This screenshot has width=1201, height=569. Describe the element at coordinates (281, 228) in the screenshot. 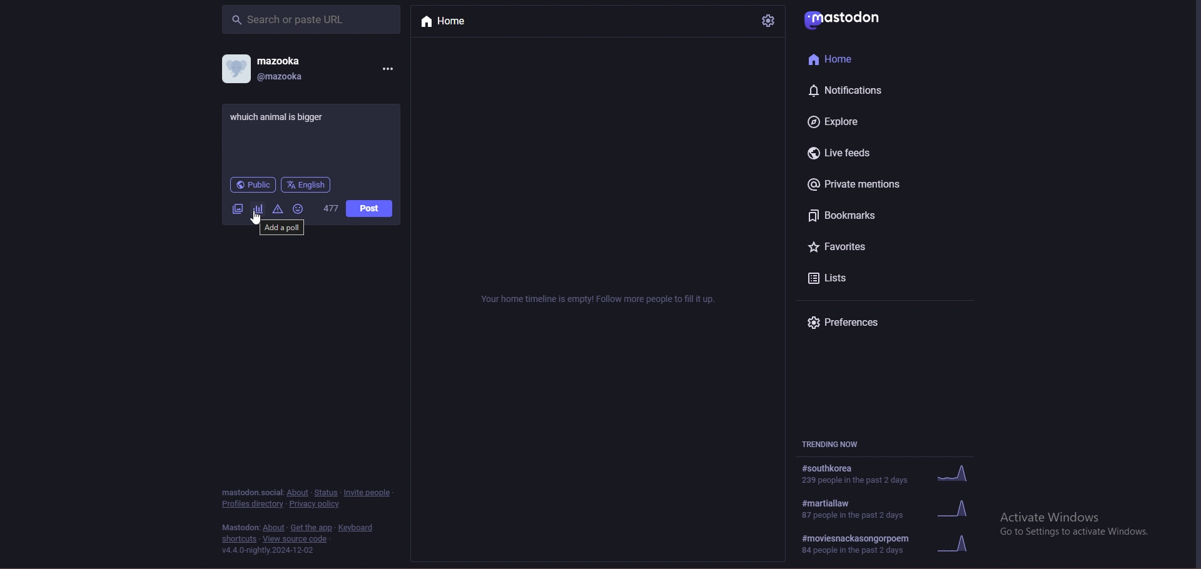

I see `tooltip` at that location.